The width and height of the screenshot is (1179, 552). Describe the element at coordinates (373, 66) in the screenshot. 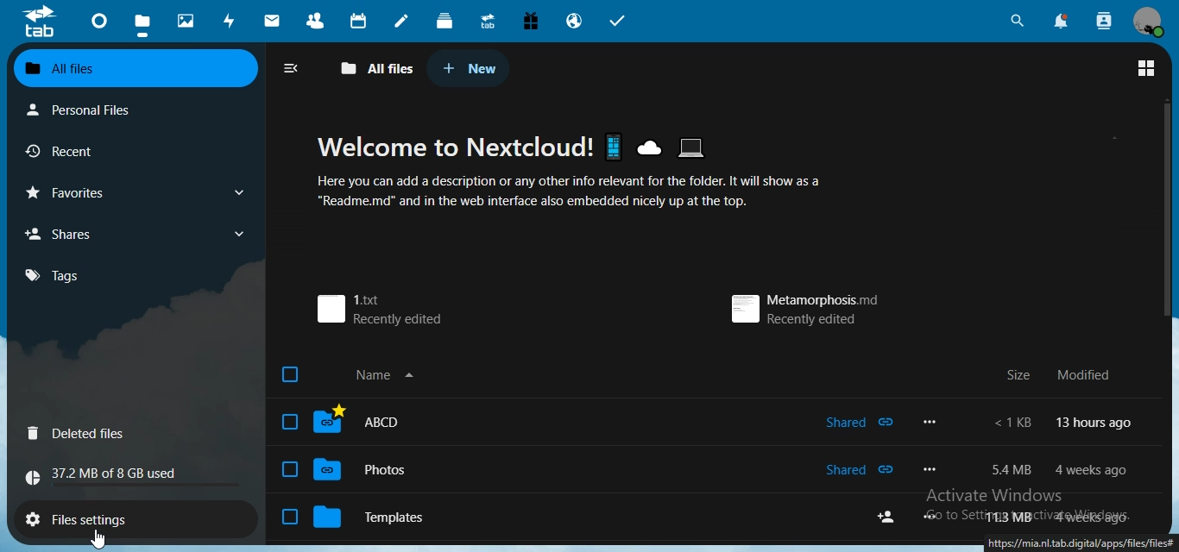

I see `all files` at that location.